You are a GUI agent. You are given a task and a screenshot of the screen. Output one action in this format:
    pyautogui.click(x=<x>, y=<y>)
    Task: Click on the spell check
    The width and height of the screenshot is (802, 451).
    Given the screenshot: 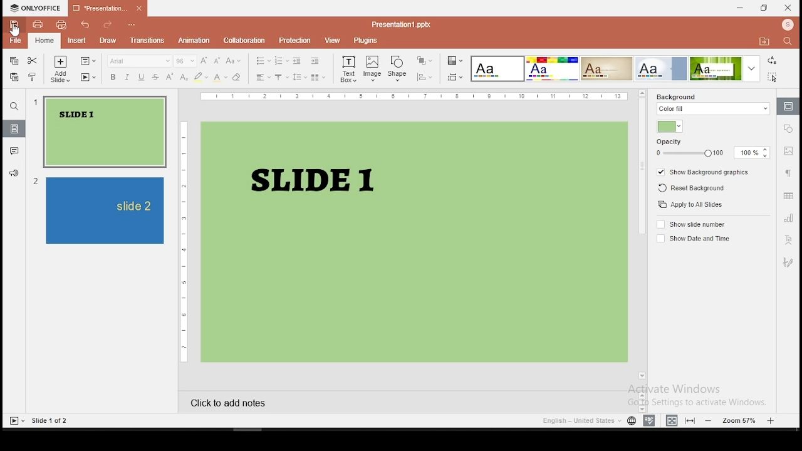 What is the action you would take?
    pyautogui.click(x=649, y=419)
    